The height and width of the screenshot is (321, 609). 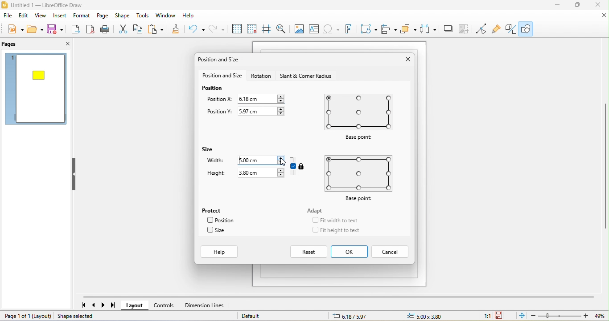 What do you see at coordinates (281, 162) in the screenshot?
I see `cursor movement` at bounding box center [281, 162].